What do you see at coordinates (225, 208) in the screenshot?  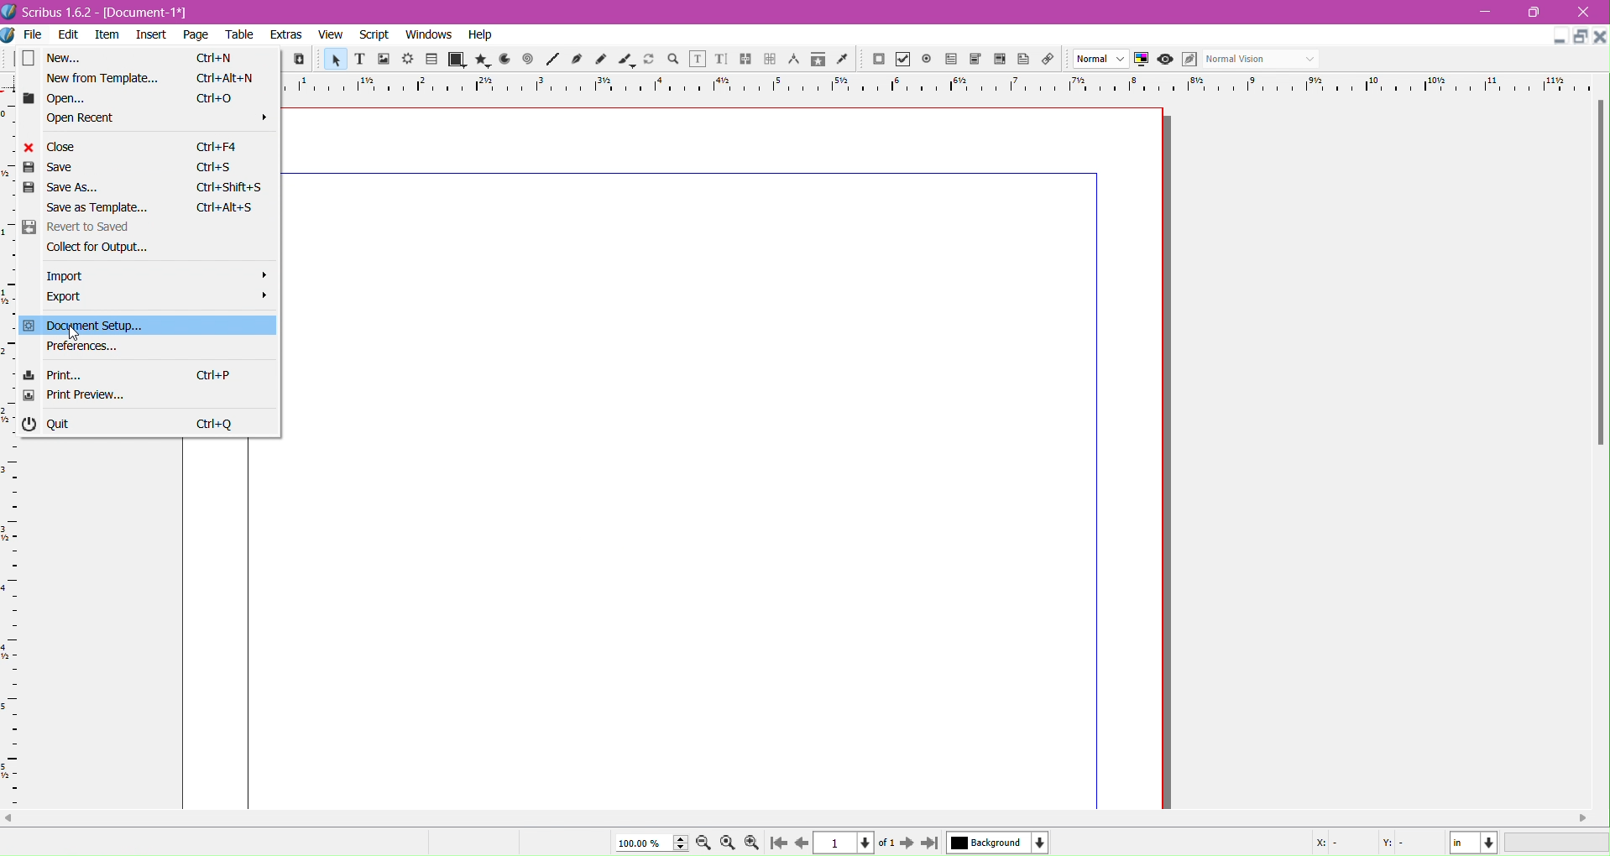 I see `keyboard shortcut` at bounding box center [225, 208].